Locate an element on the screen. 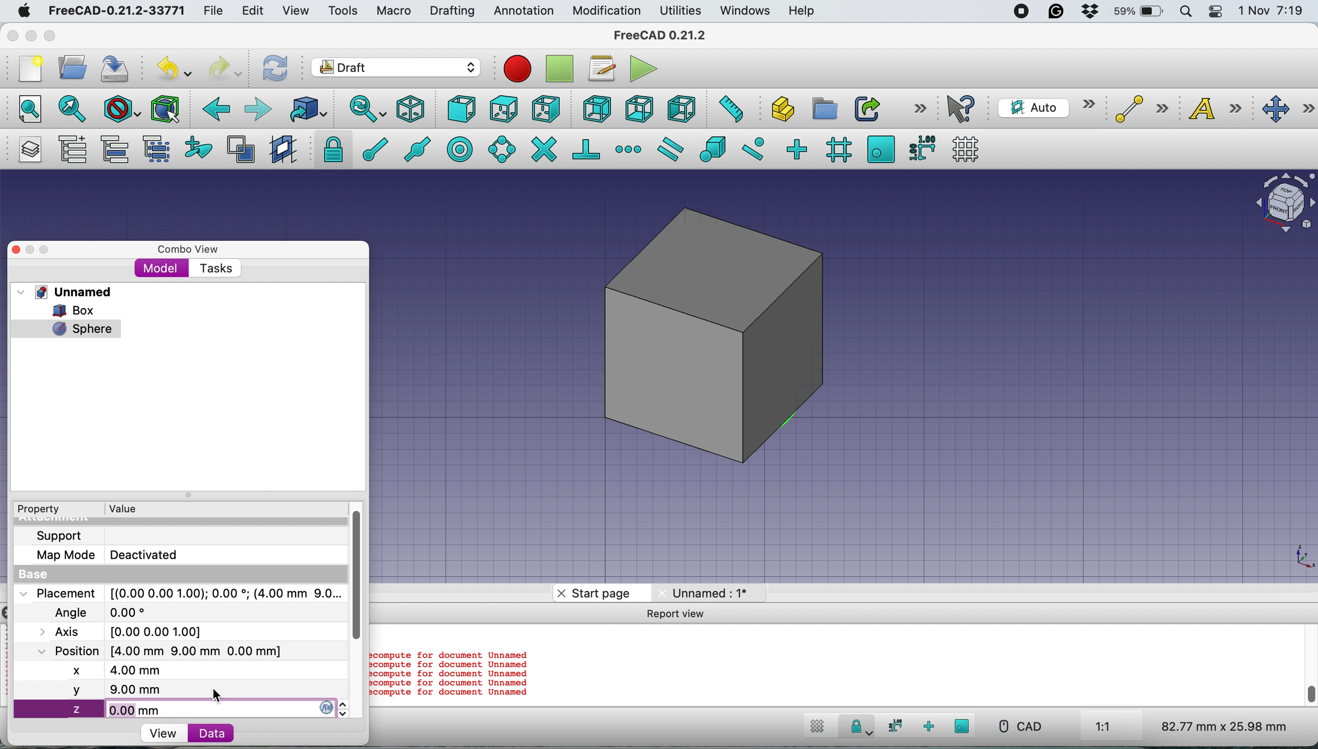 Image resolution: width=1318 pixels, height=749 pixels. close tab is located at coordinates (558, 593).